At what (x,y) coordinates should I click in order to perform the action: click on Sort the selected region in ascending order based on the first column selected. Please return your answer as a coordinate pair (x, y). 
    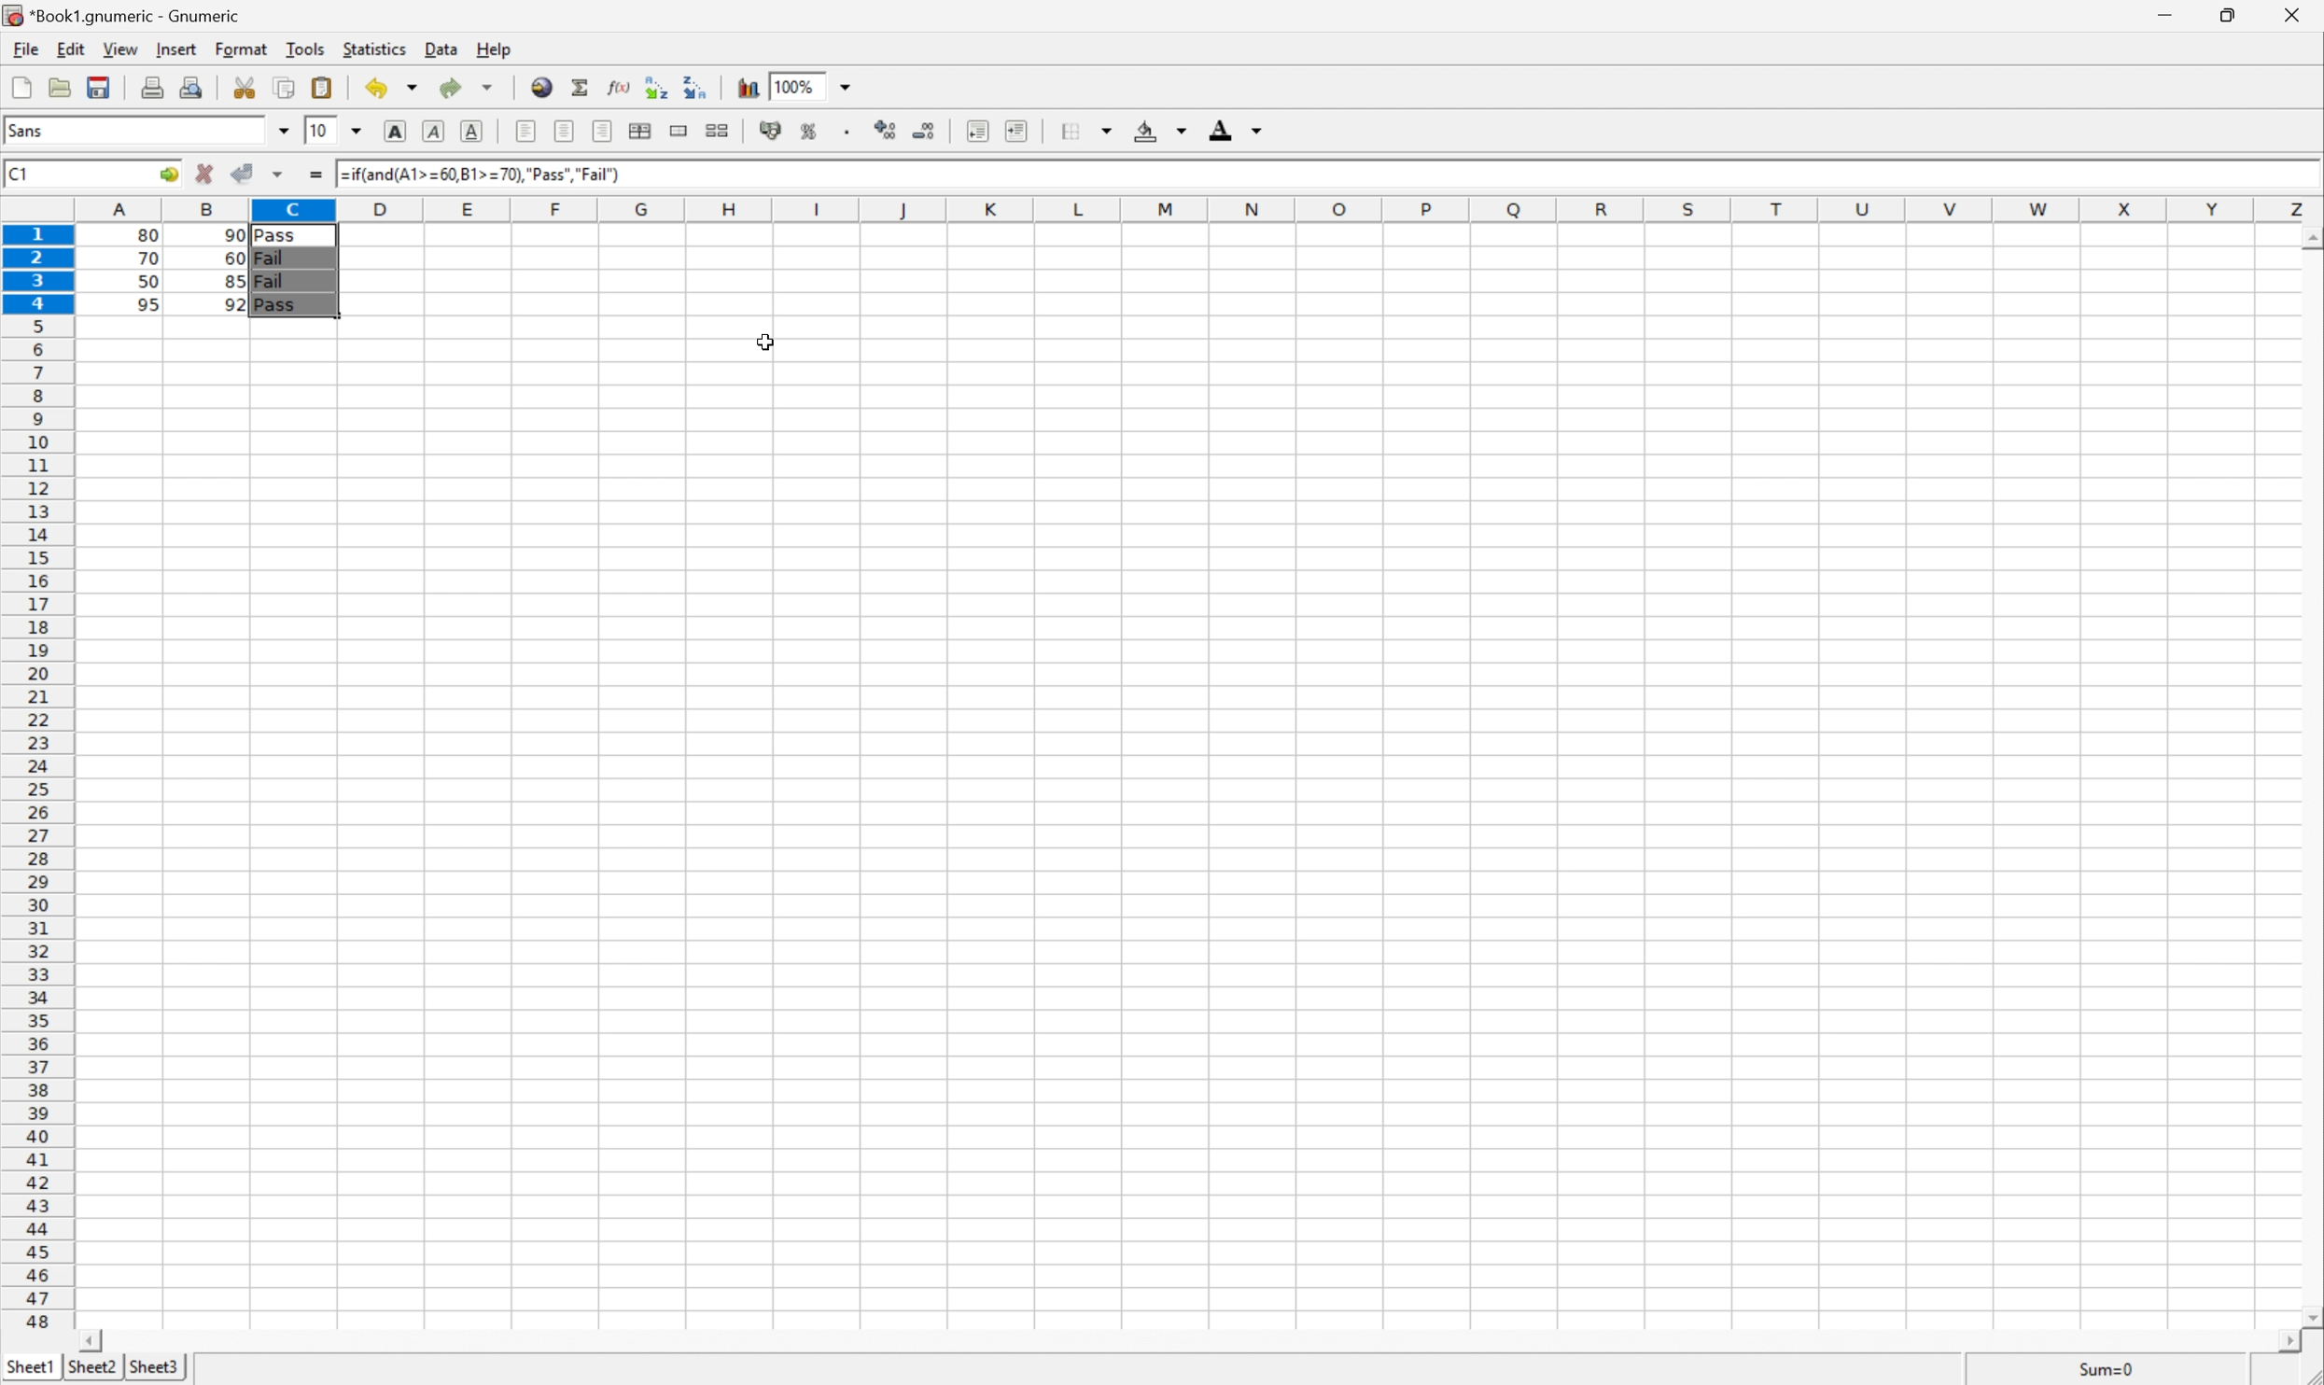
    Looking at the image, I should click on (654, 87).